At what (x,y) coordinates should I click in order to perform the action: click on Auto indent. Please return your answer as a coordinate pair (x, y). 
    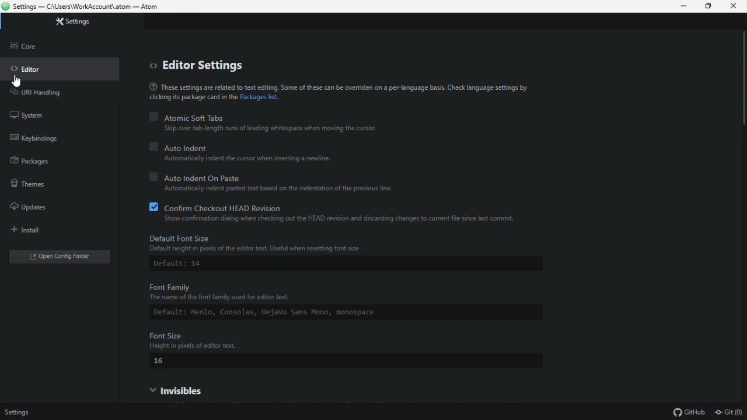
    Looking at the image, I should click on (246, 148).